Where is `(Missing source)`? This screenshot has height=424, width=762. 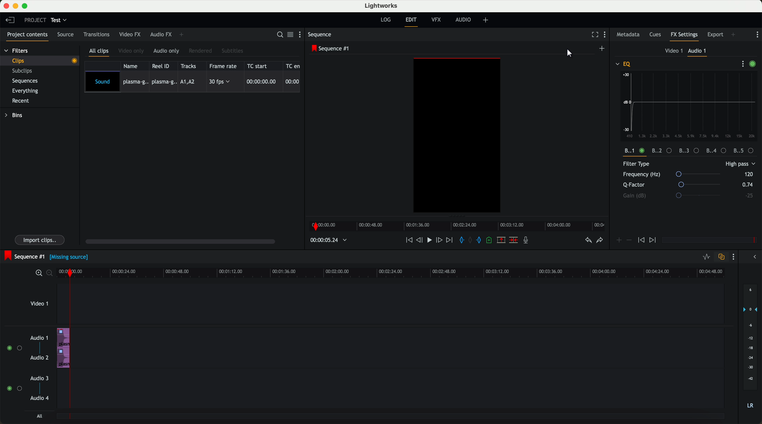
(Missing source) is located at coordinates (70, 258).